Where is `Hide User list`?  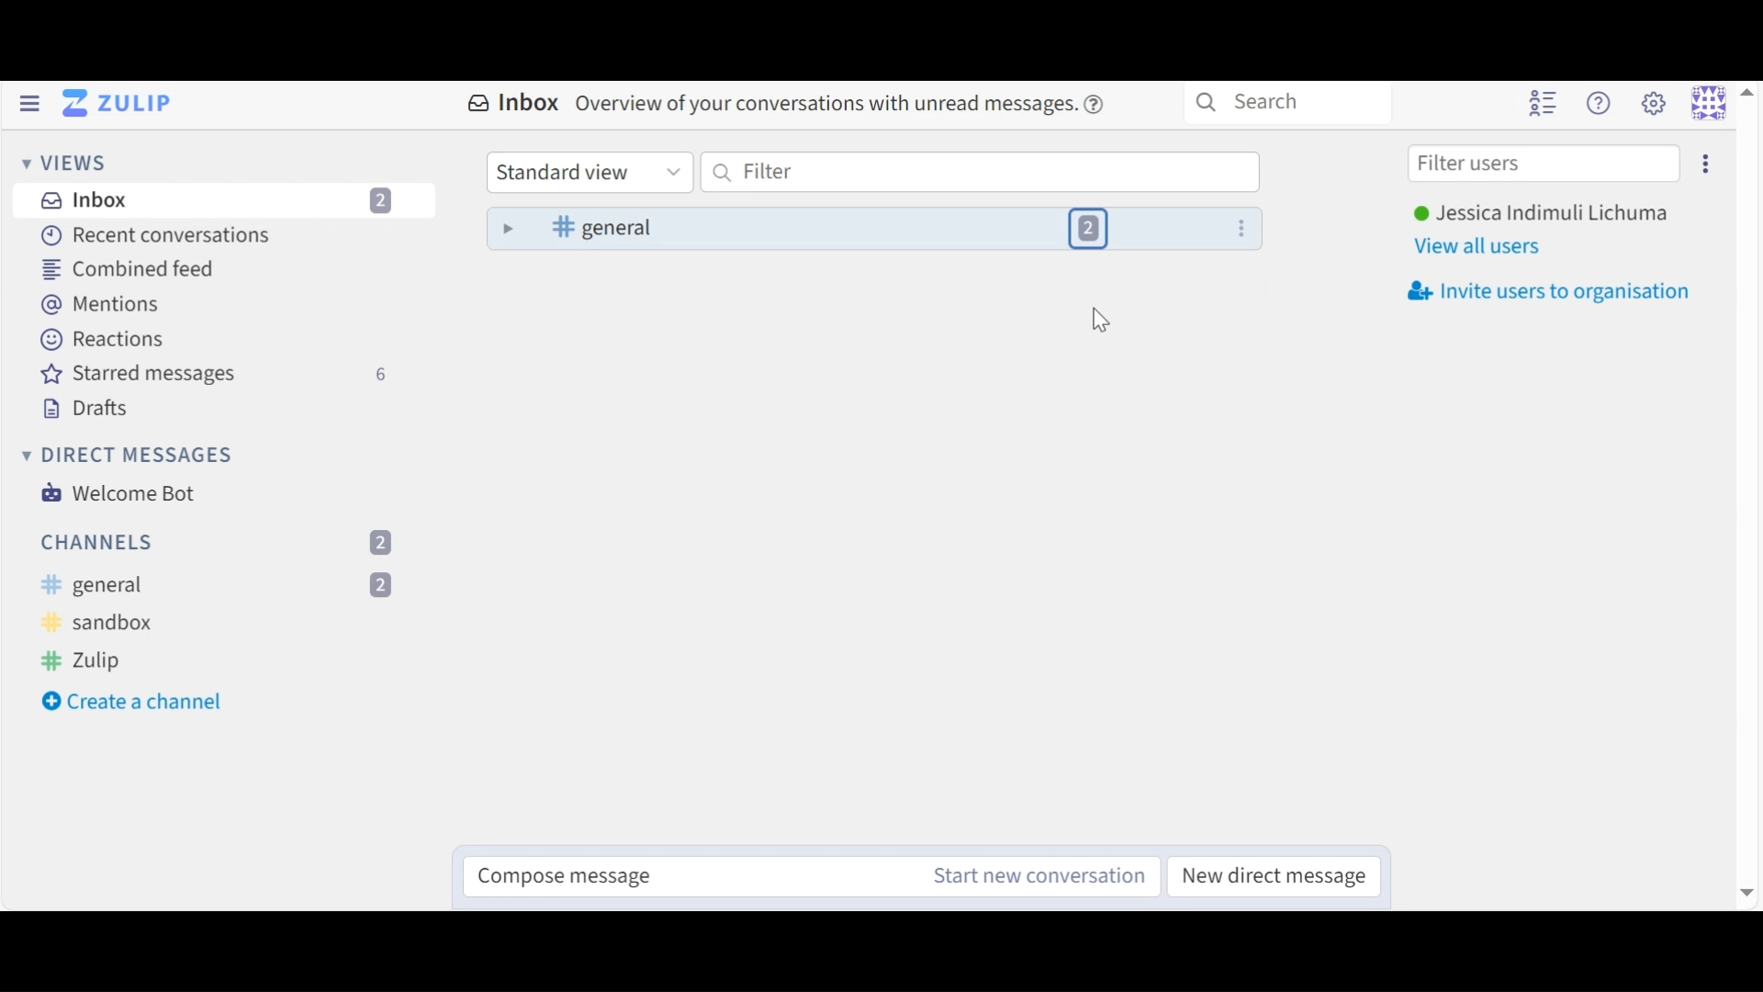
Hide User list is located at coordinates (1544, 105).